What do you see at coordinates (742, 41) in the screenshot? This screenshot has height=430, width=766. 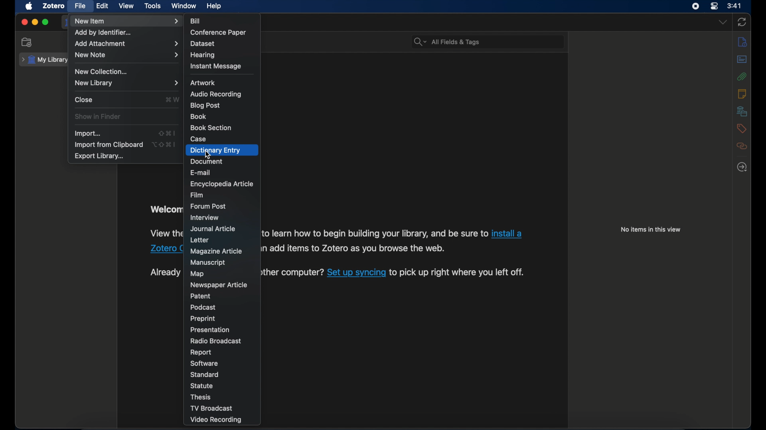 I see `info` at bounding box center [742, 41].